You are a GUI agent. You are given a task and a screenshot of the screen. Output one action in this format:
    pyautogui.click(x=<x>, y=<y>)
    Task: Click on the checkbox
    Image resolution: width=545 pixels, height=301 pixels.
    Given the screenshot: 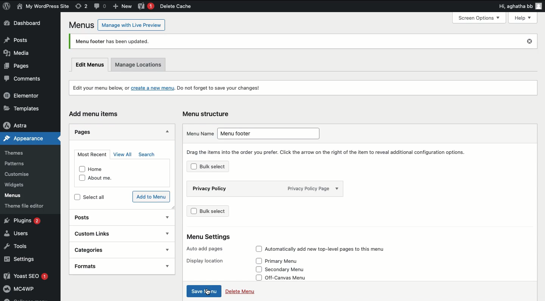 What is the action you would take?
    pyautogui.click(x=75, y=197)
    